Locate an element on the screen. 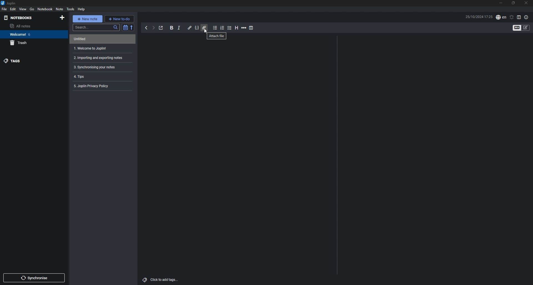  attach file is located at coordinates (204, 28).